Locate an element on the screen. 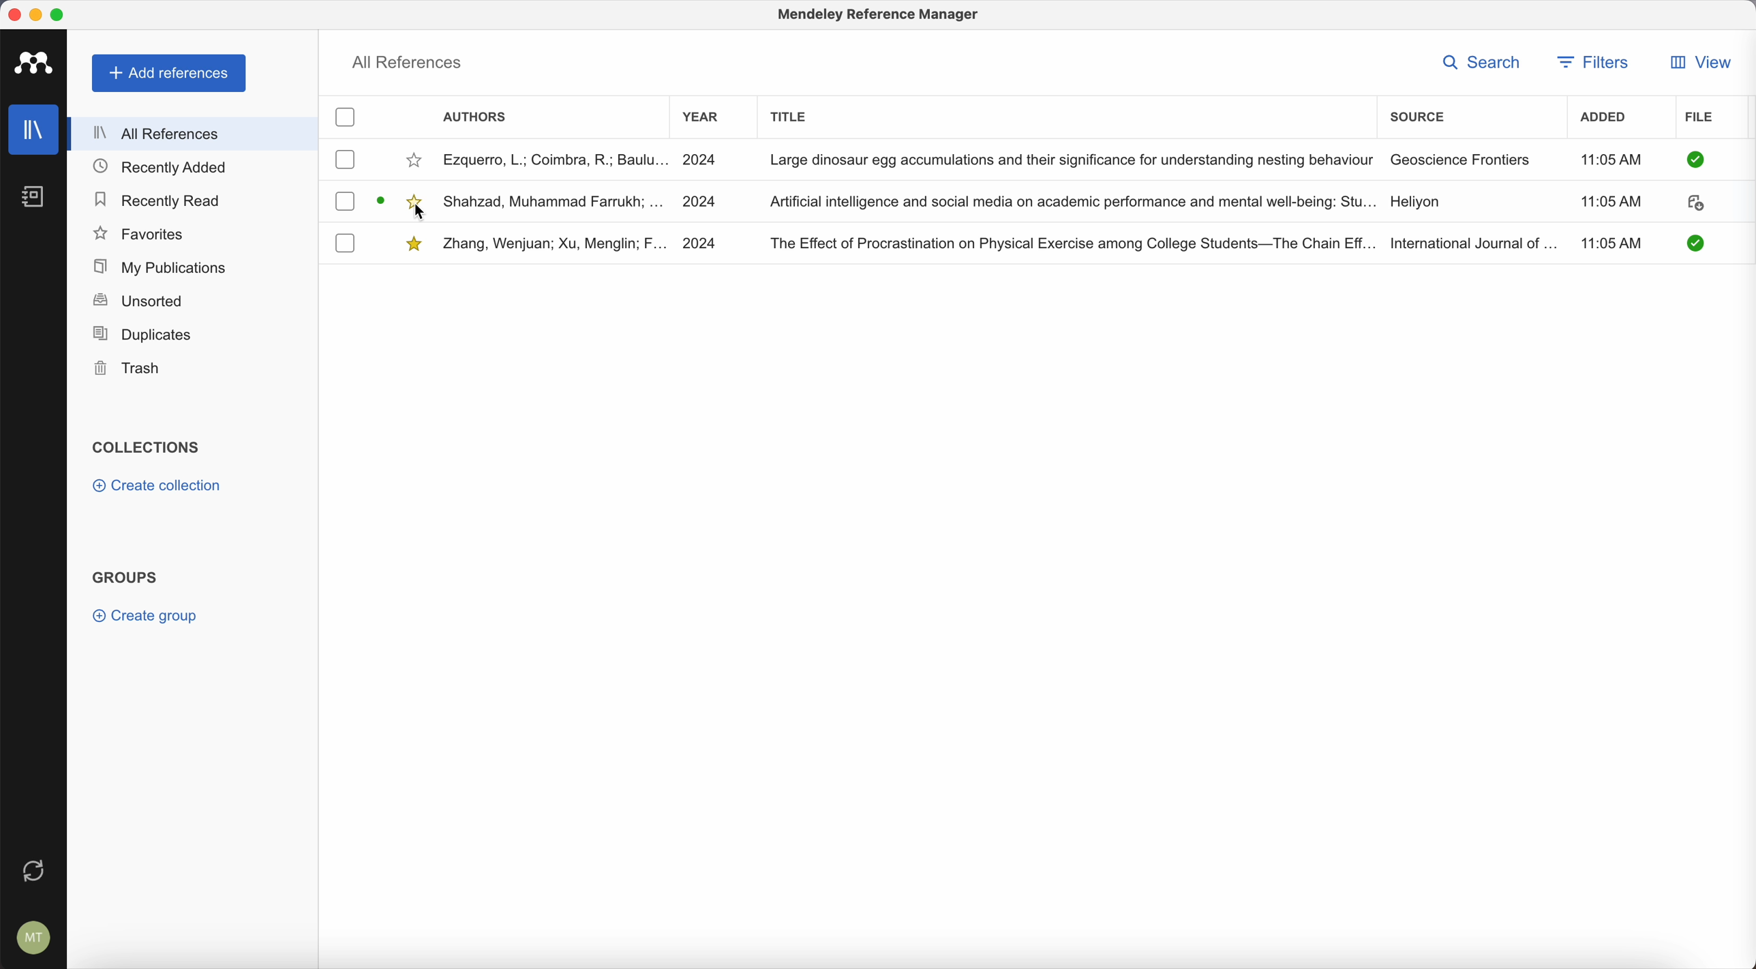 This screenshot has width=1756, height=969. download document is located at coordinates (1695, 205).